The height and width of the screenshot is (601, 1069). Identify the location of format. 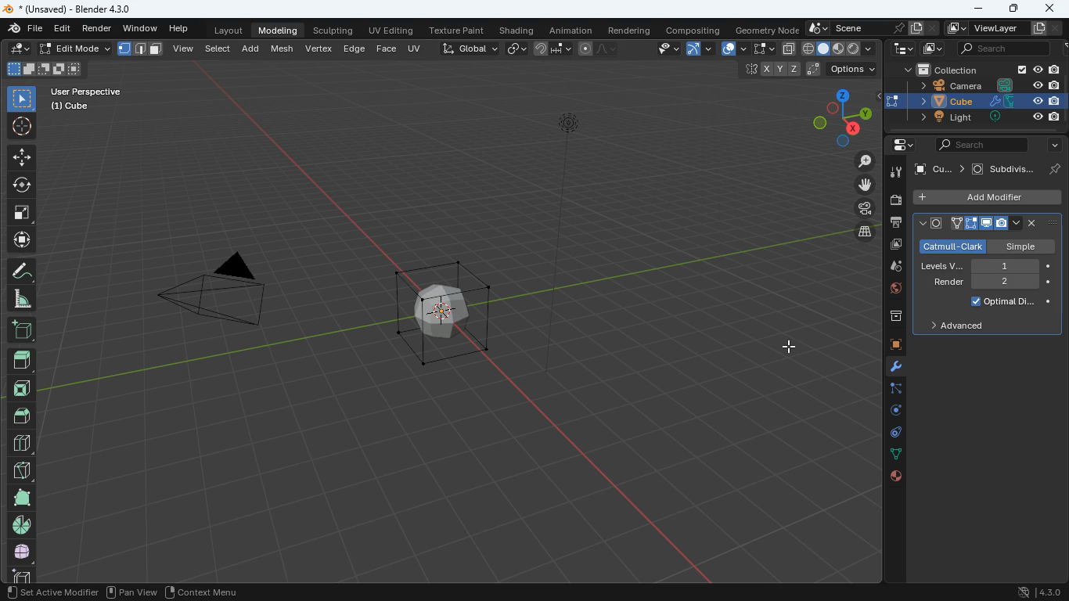
(142, 49).